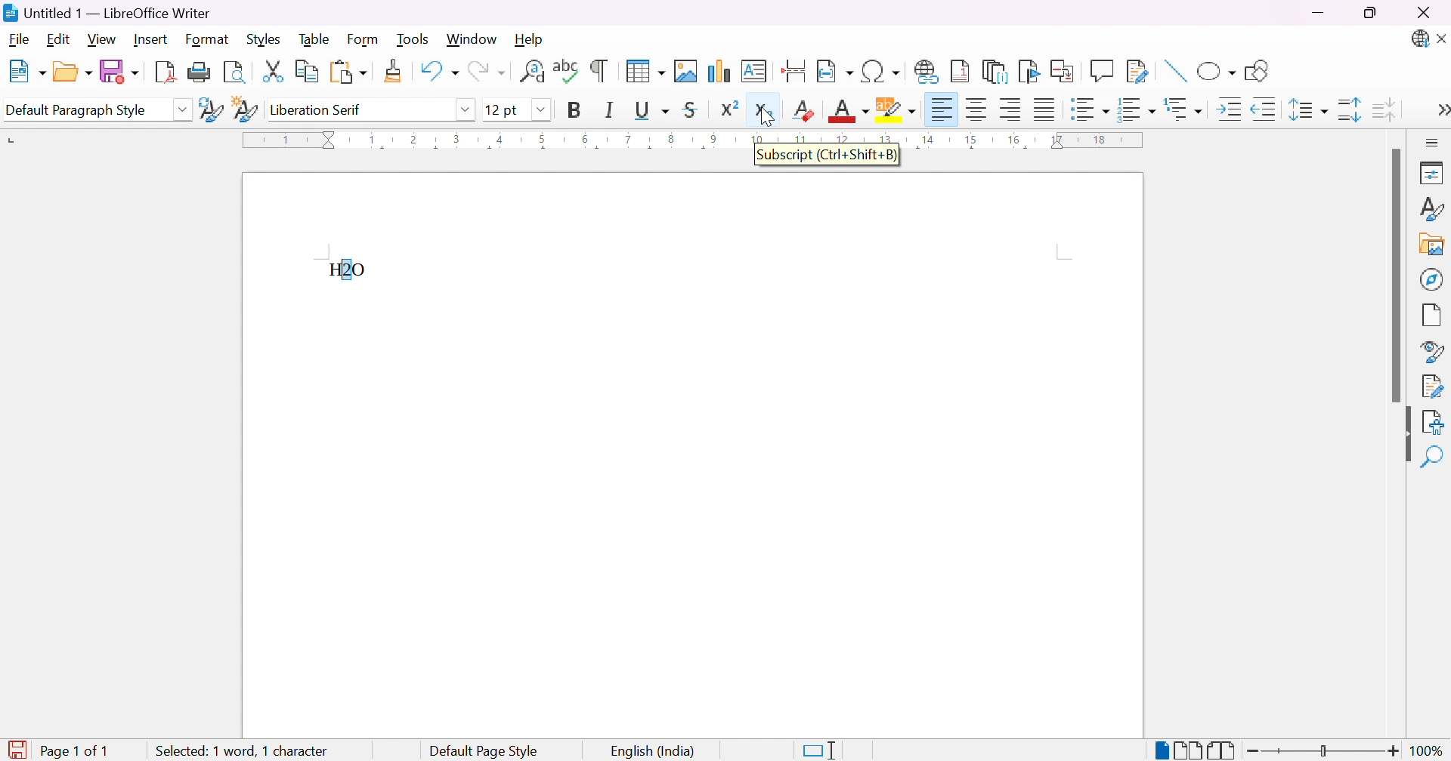 Image resolution: width=1451 pixels, height=761 pixels. I want to click on Export as PDF, so click(164, 71).